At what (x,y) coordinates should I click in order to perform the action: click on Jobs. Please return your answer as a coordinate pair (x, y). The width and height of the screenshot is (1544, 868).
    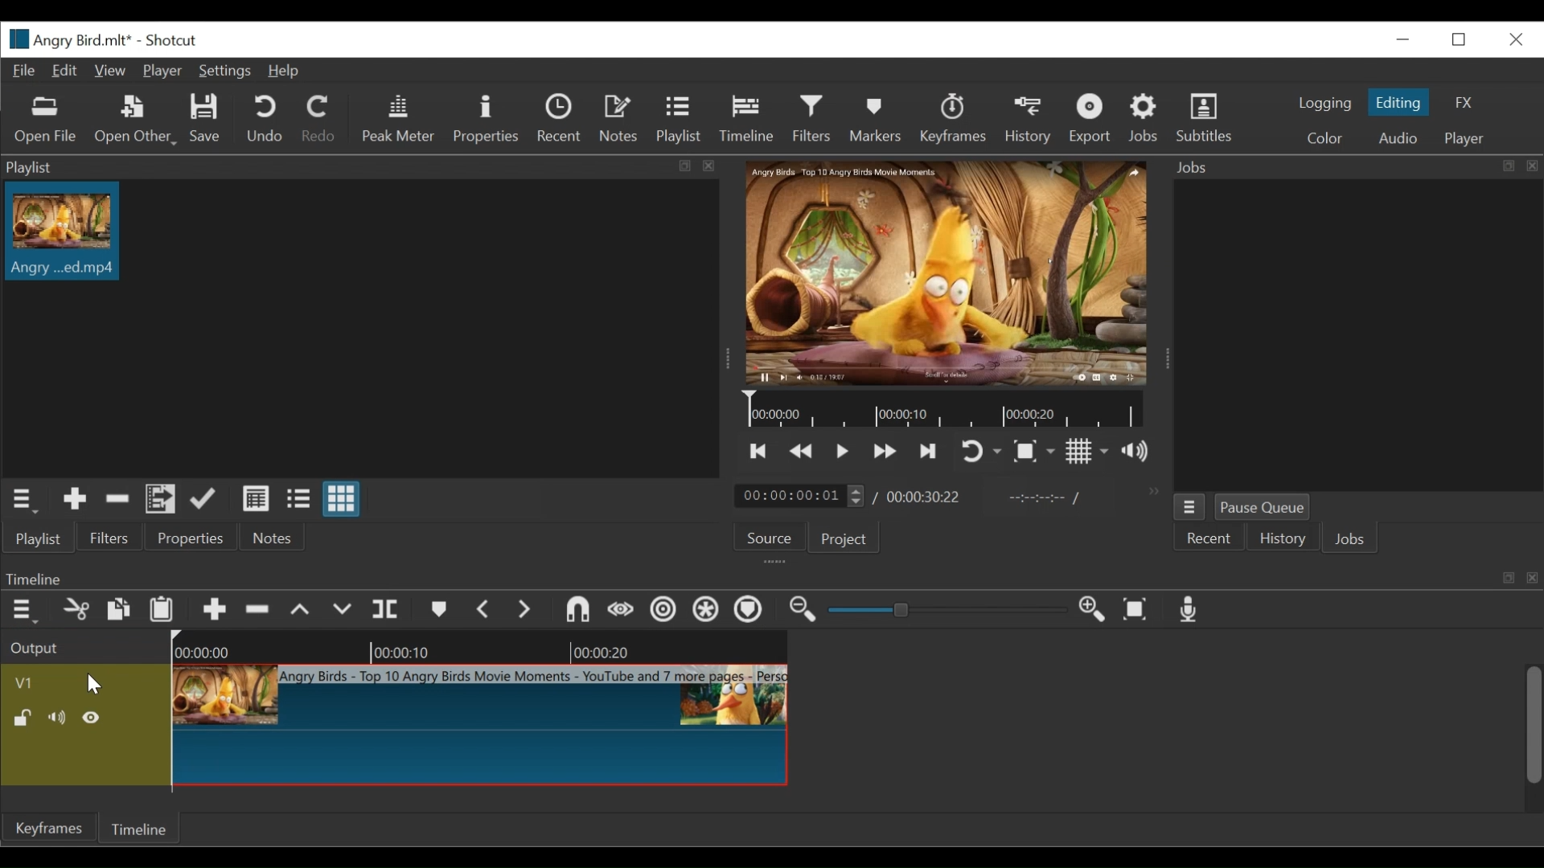
    Looking at the image, I should click on (1353, 542).